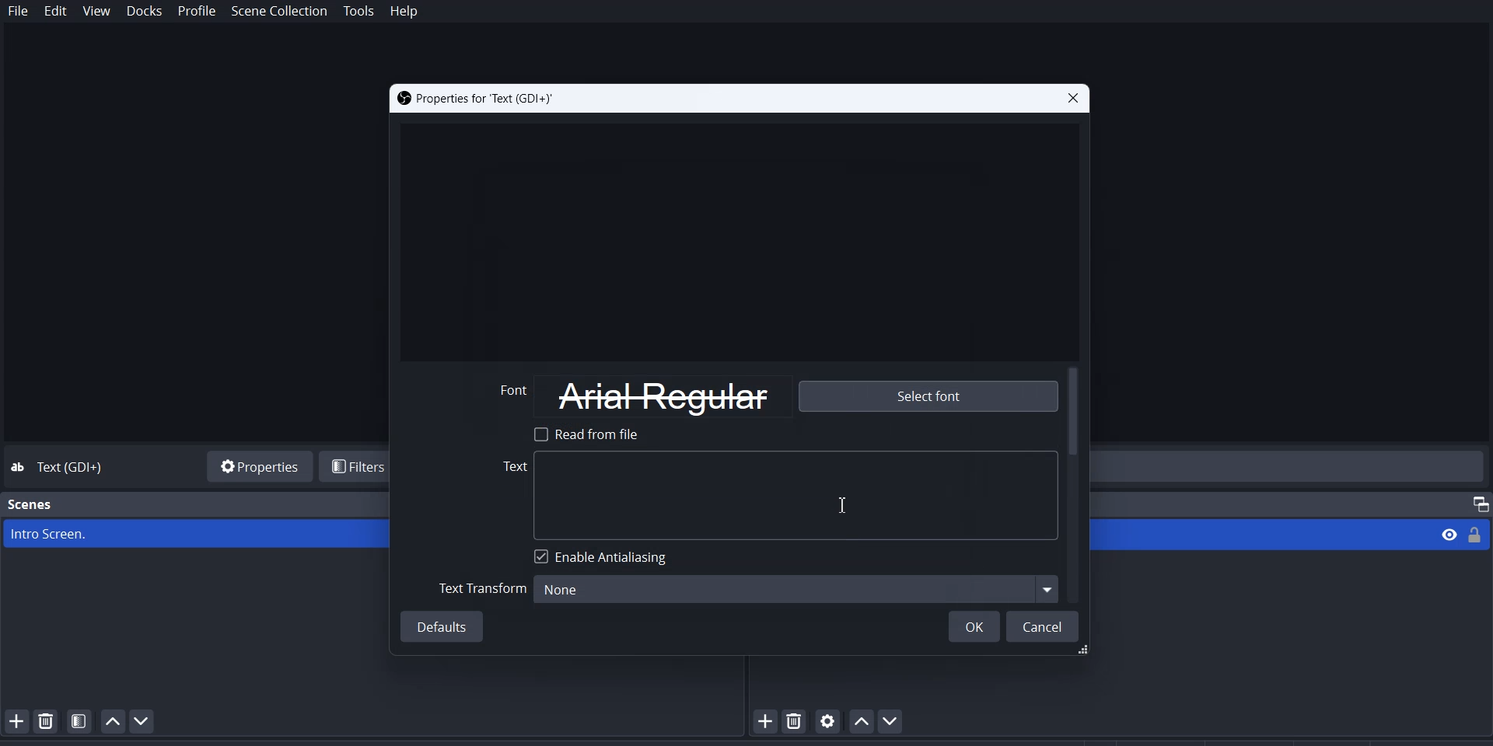 The image size is (1493, 746). I want to click on Scenes, so click(31, 504).